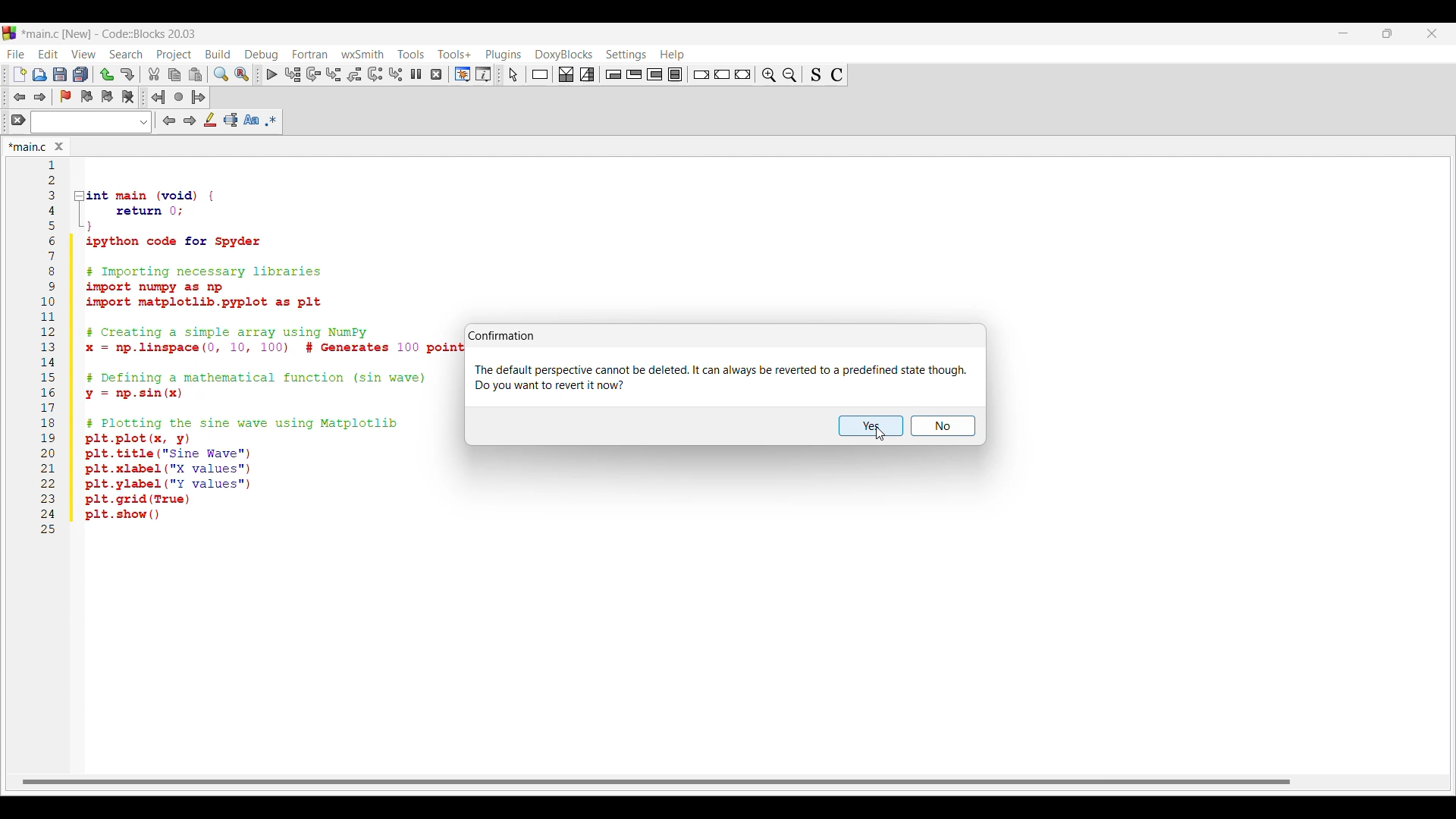 The image size is (1456, 819). I want to click on Project menu, so click(175, 55).